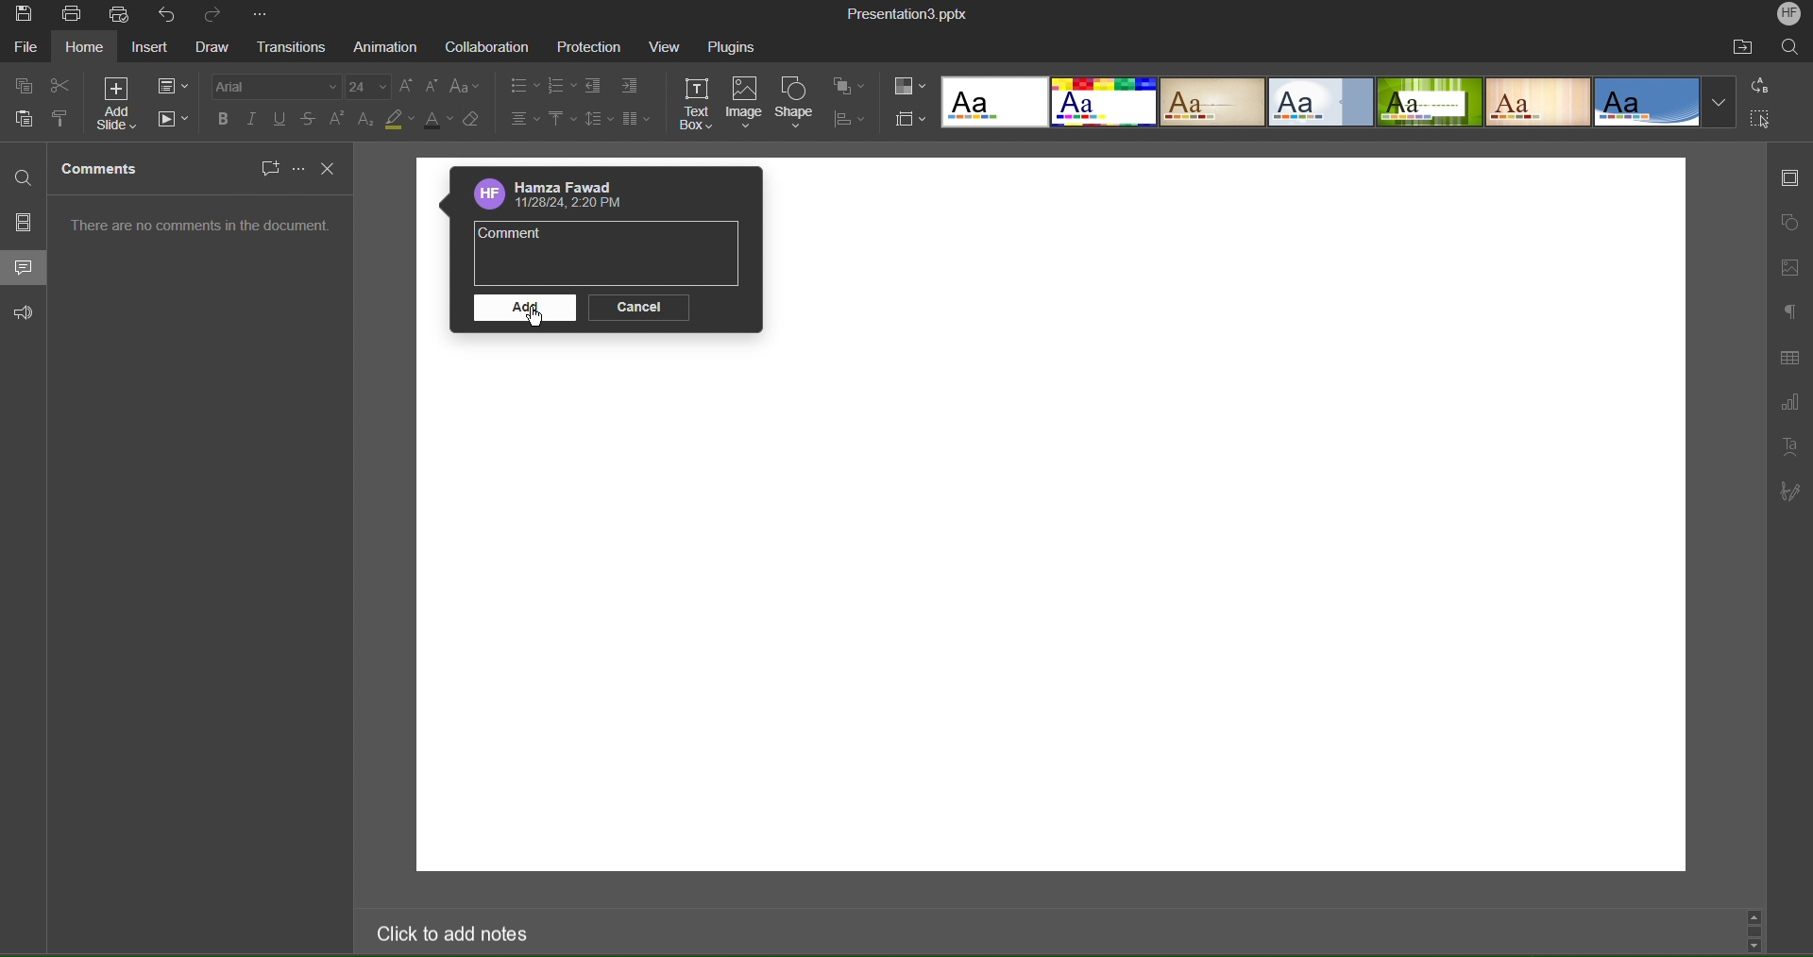 The height and width of the screenshot is (957, 1813). Describe the element at coordinates (464, 90) in the screenshot. I see `Text Case Settings` at that location.